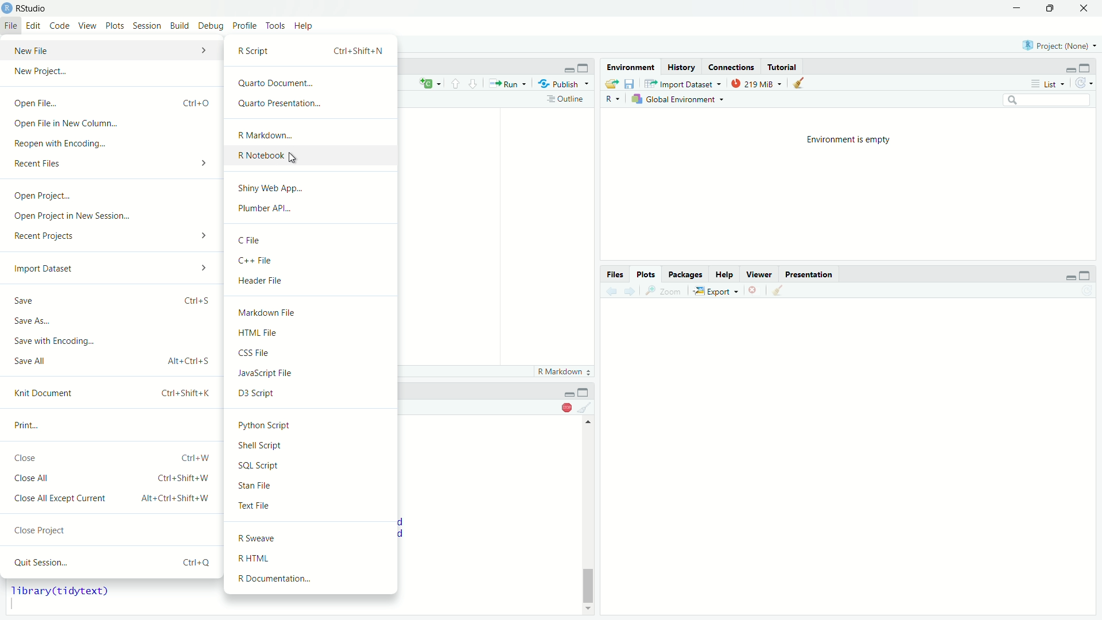 This screenshot has height=620, width=1102. What do you see at coordinates (1071, 66) in the screenshot?
I see `Minimize` at bounding box center [1071, 66].